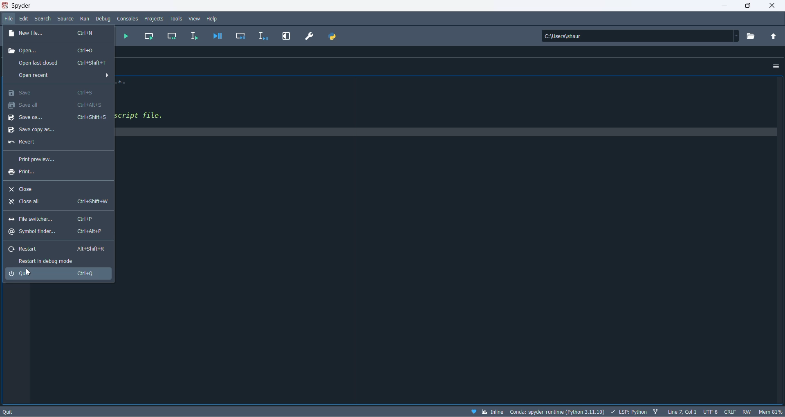  What do you see at coordinates (57, 232) in the screenshot?
I see `symbol finder` at bounding box center [57, 232].